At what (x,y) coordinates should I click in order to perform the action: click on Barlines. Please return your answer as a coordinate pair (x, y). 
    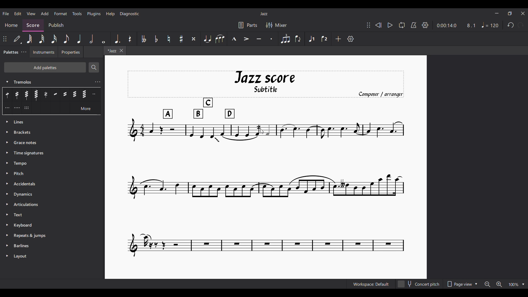
    Looking at the image, I should click on (51, 246).